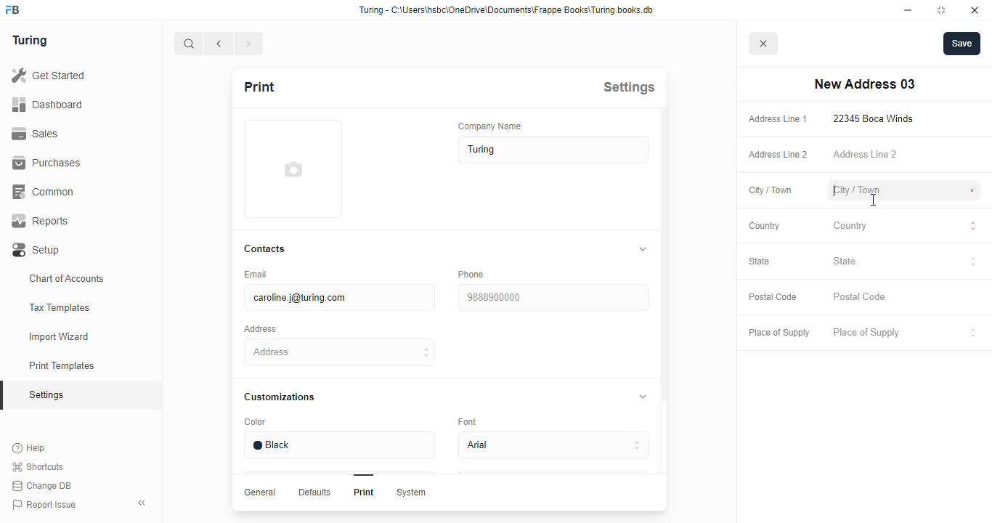 The height and width of the screenshot is (523, 992). I want to click on 9888900000, so click(552, 298).